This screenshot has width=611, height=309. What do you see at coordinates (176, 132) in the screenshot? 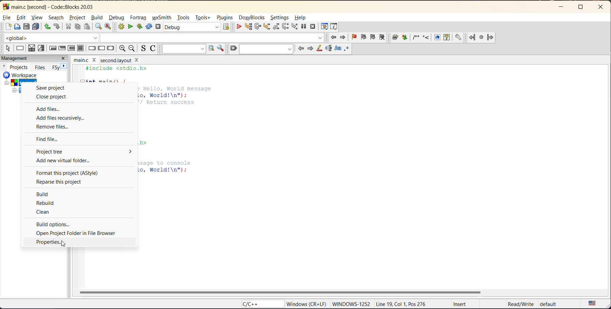
I see `code editor` at bounding box center [176, 132].